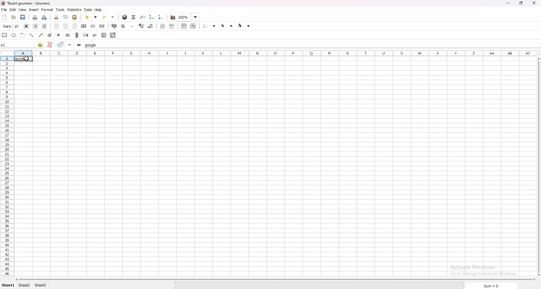 This screenshot has width=541, height=289. What do you see at coordinates (7, 285) in the screenshot?
I see `Sheet 1` at bounding box center [7, 285].